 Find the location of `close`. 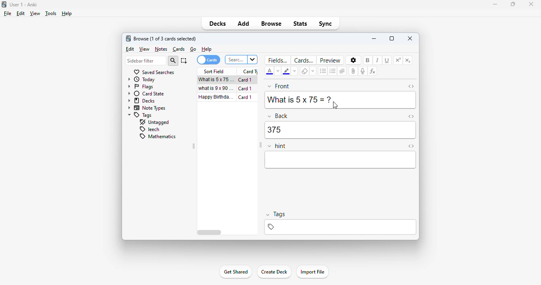

close is located at coordinates (531, 4).